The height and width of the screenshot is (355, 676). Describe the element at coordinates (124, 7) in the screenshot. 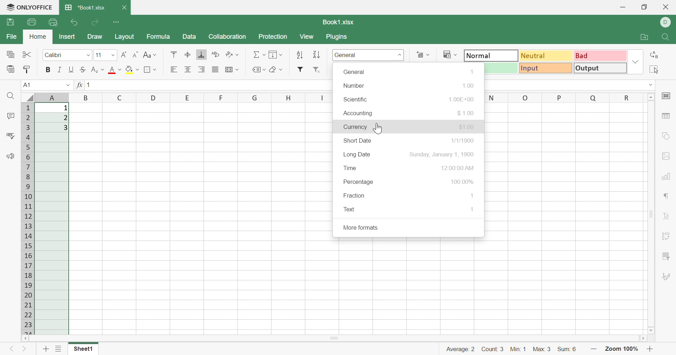

I see `Close` at that location.